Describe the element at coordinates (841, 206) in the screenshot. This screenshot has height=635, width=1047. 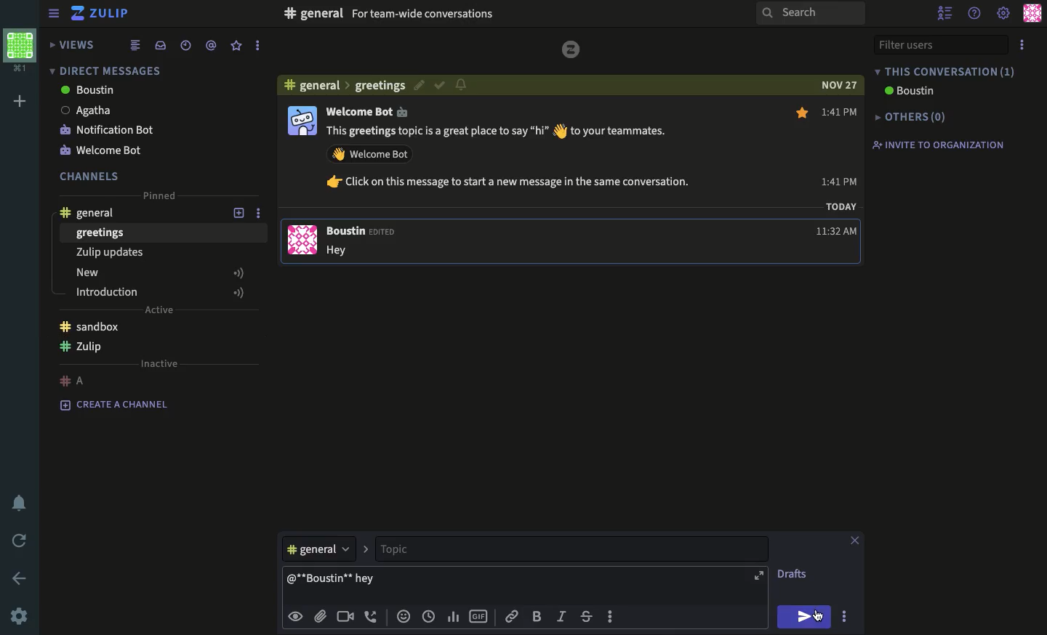
I see `TODAY` at that location.